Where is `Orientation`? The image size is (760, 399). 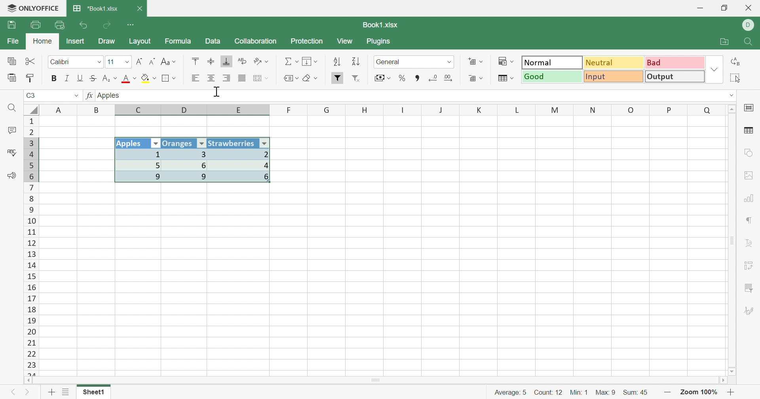
Orientation is located at coordinates (262, 61).